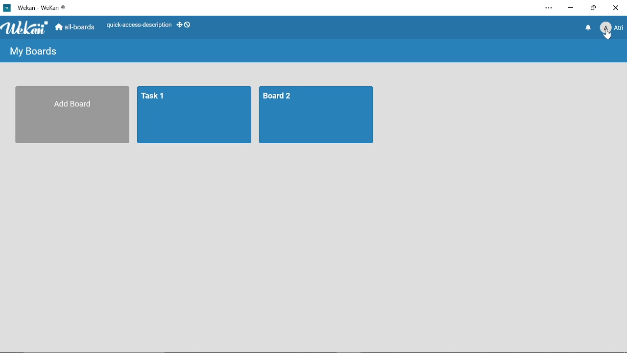 The width and height of the screenshot is (627, 353). I want to click on Profile name, so click(611, 30).